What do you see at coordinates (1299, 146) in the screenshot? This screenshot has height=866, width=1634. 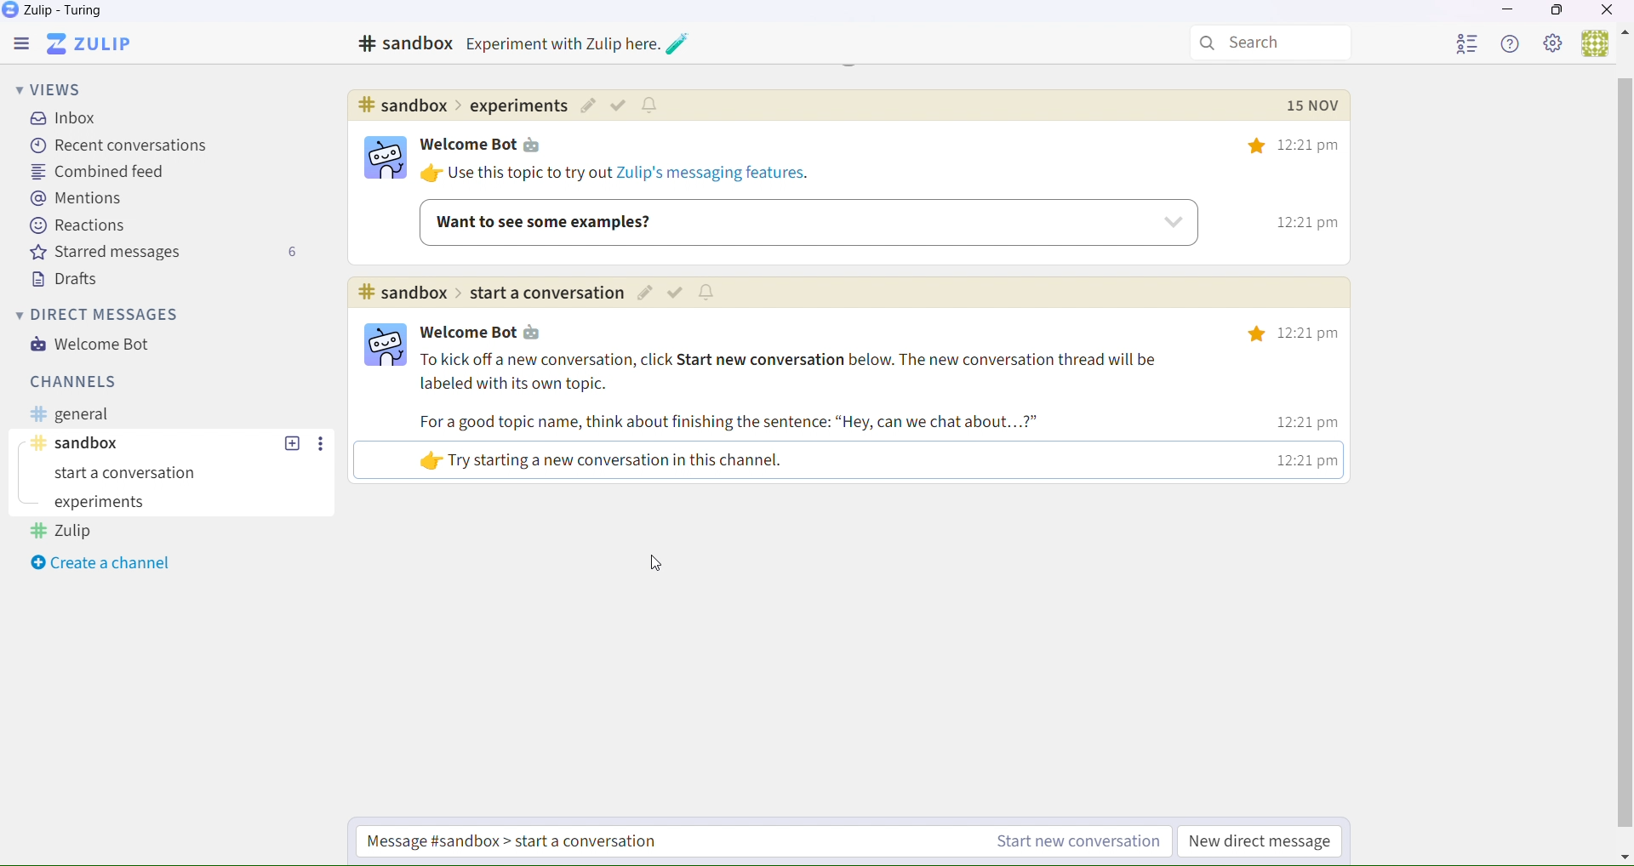 I see `12:21 pm` at bounding box center [1299, 146].